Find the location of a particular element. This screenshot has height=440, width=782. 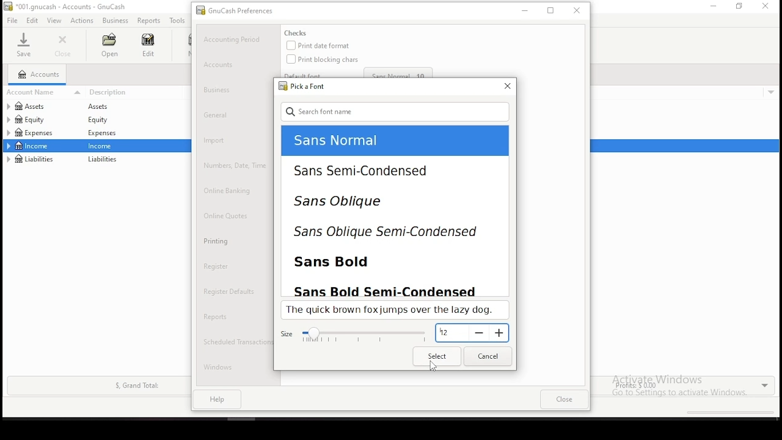

search fonts is located at coordinates (396, 111).